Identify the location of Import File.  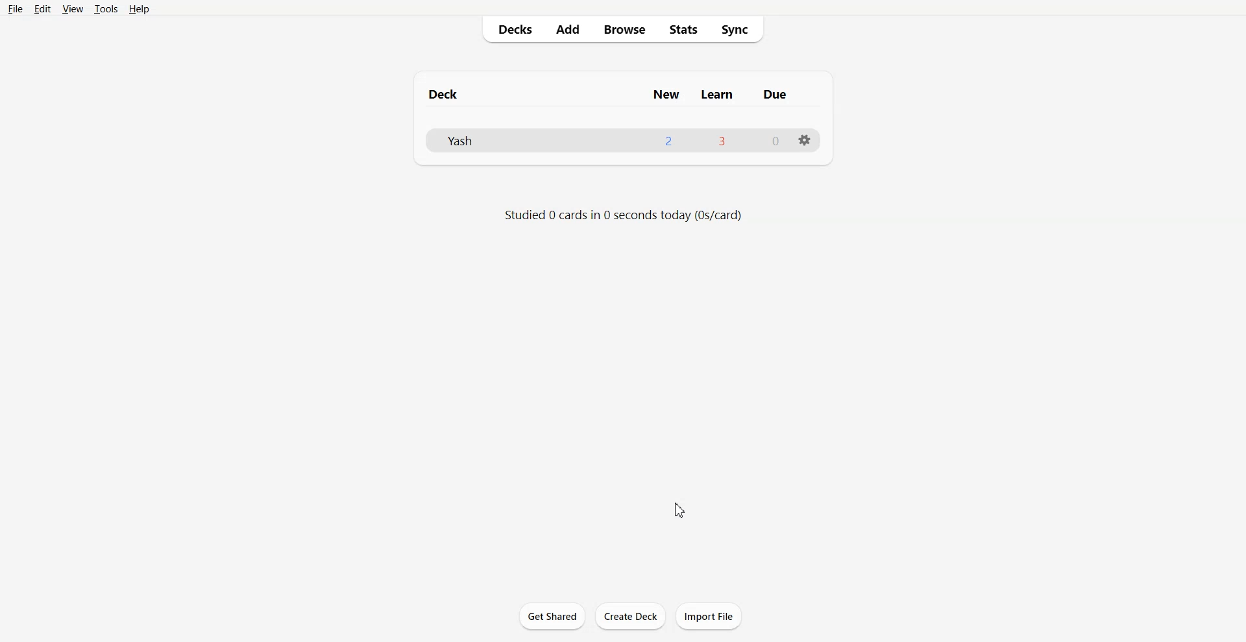
(709, 616).